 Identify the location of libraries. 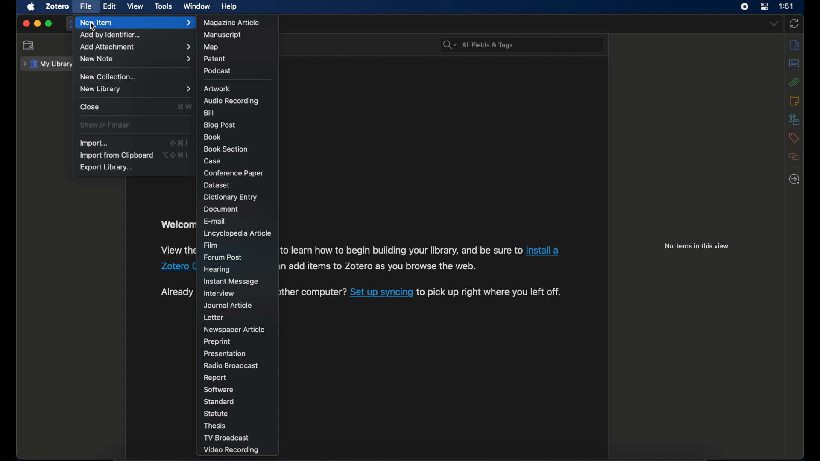
(794, 119).